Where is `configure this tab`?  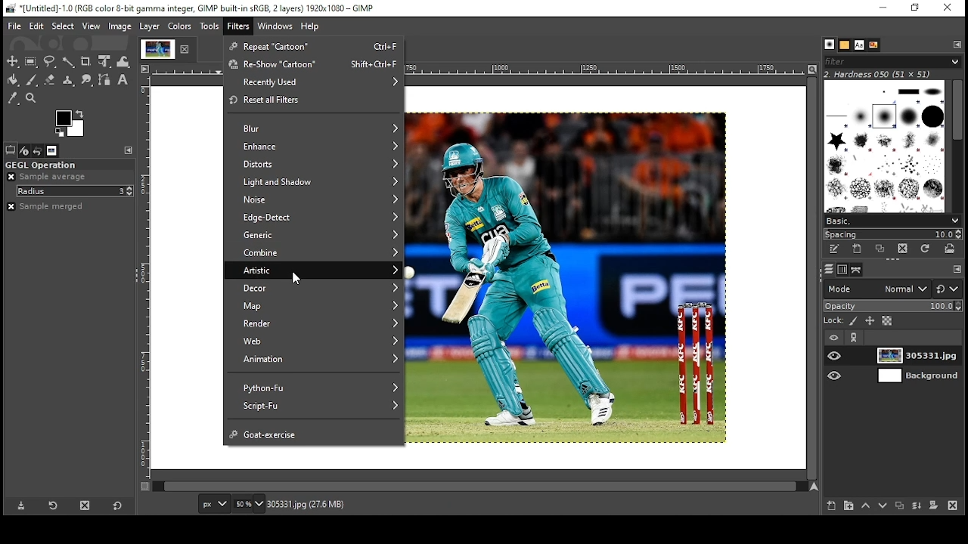
configure this tab is located at coordinates (955, 45).